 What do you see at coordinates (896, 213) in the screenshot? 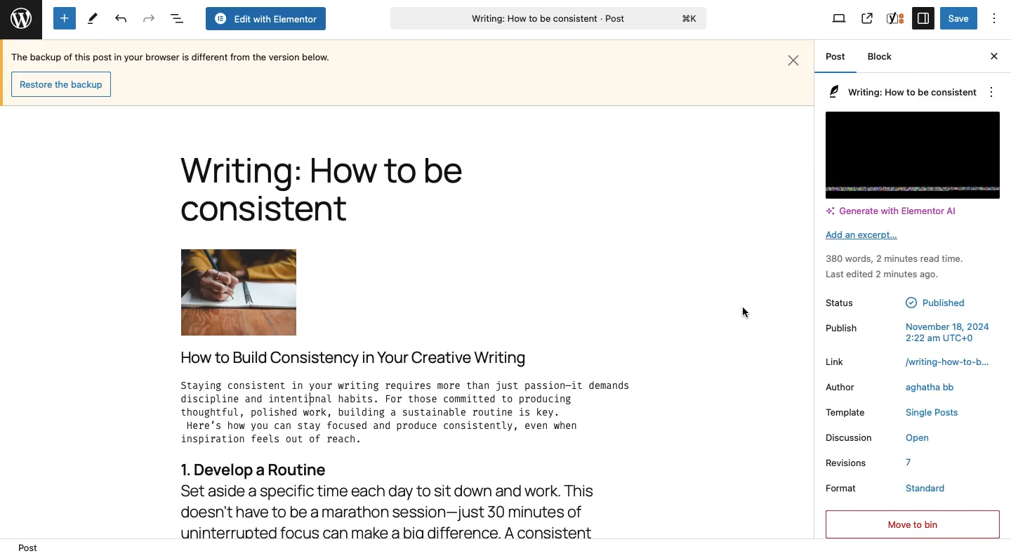
I see `Generate with Elementor AI` at bounding box center [896, 213].